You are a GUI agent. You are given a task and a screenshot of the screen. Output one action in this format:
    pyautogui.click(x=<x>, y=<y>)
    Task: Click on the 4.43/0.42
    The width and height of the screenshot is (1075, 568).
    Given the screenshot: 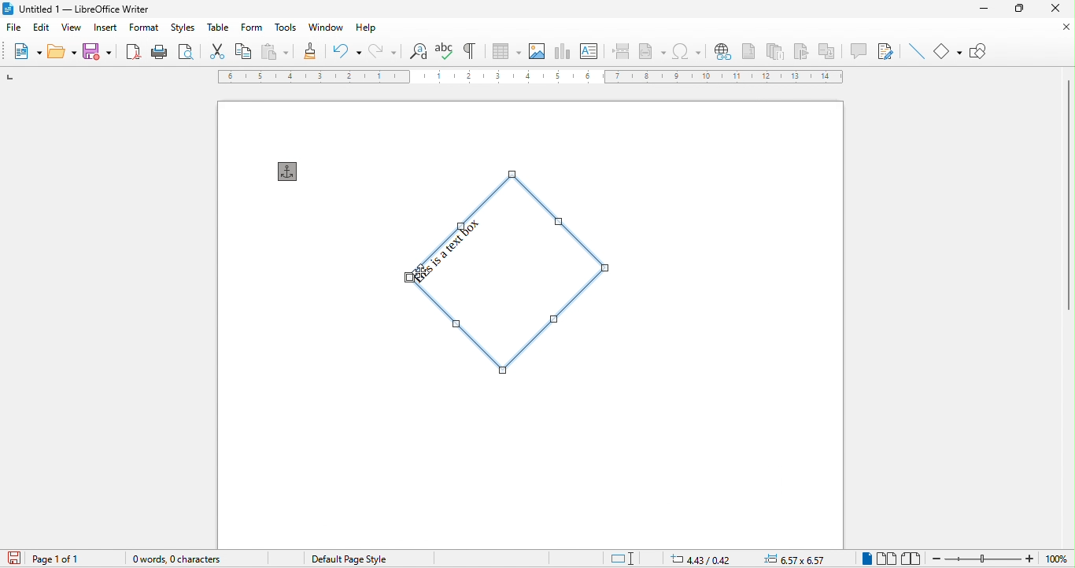 What is the action you would take?
    pyautogui.click(x=696, y=559)
    